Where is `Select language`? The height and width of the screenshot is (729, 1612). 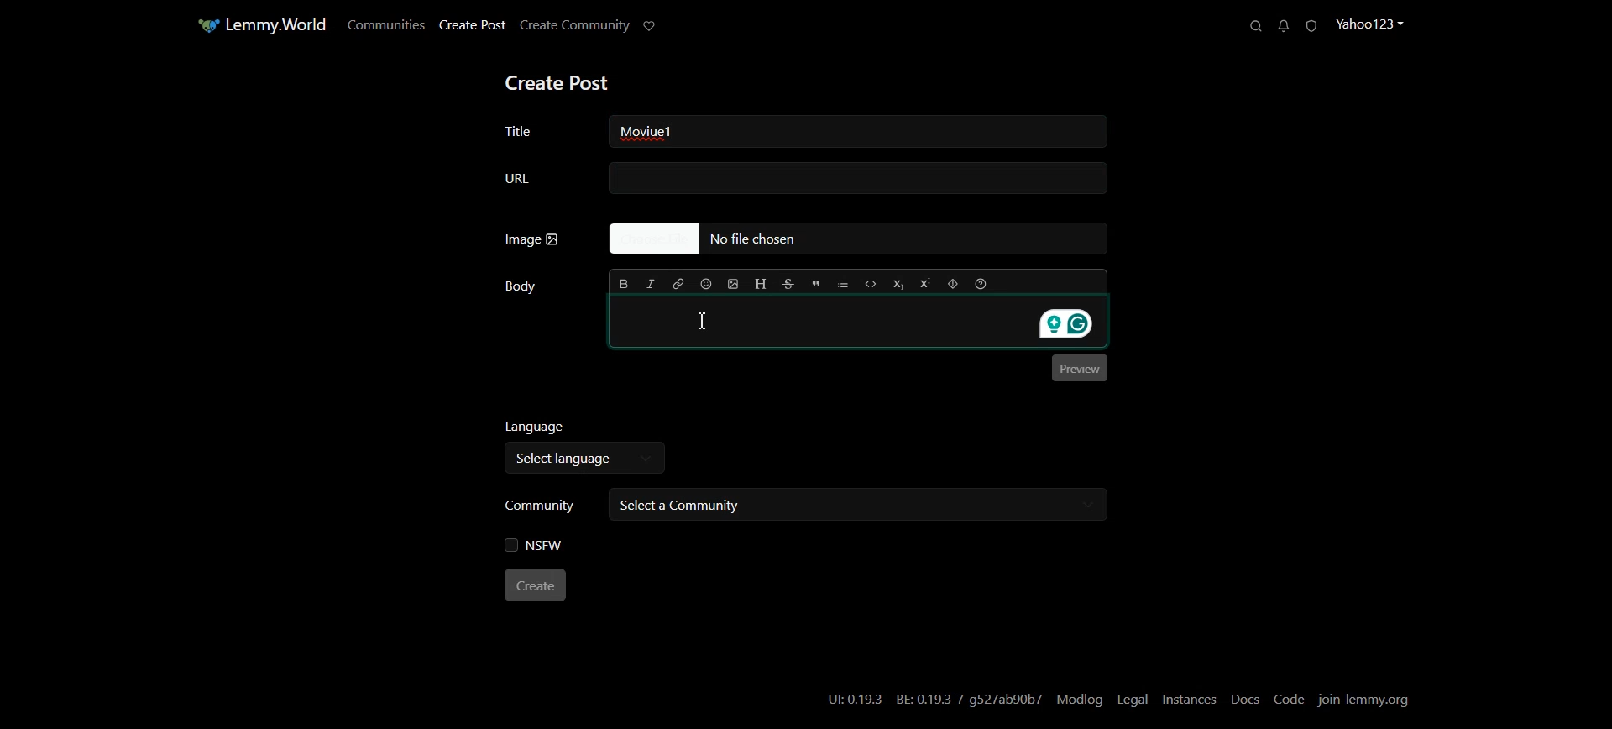 Select language is located at coordinates (578, 460).